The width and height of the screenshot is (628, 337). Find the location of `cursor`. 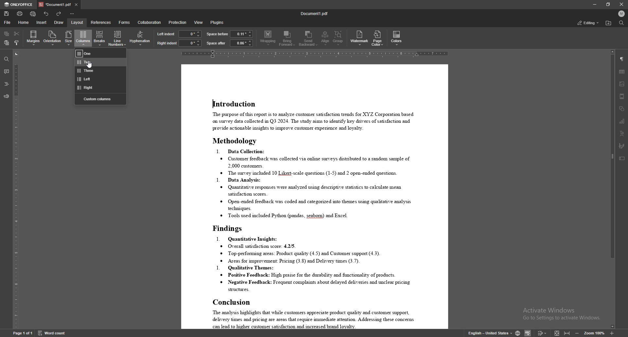

cursor is located at coordinates (91, 66).